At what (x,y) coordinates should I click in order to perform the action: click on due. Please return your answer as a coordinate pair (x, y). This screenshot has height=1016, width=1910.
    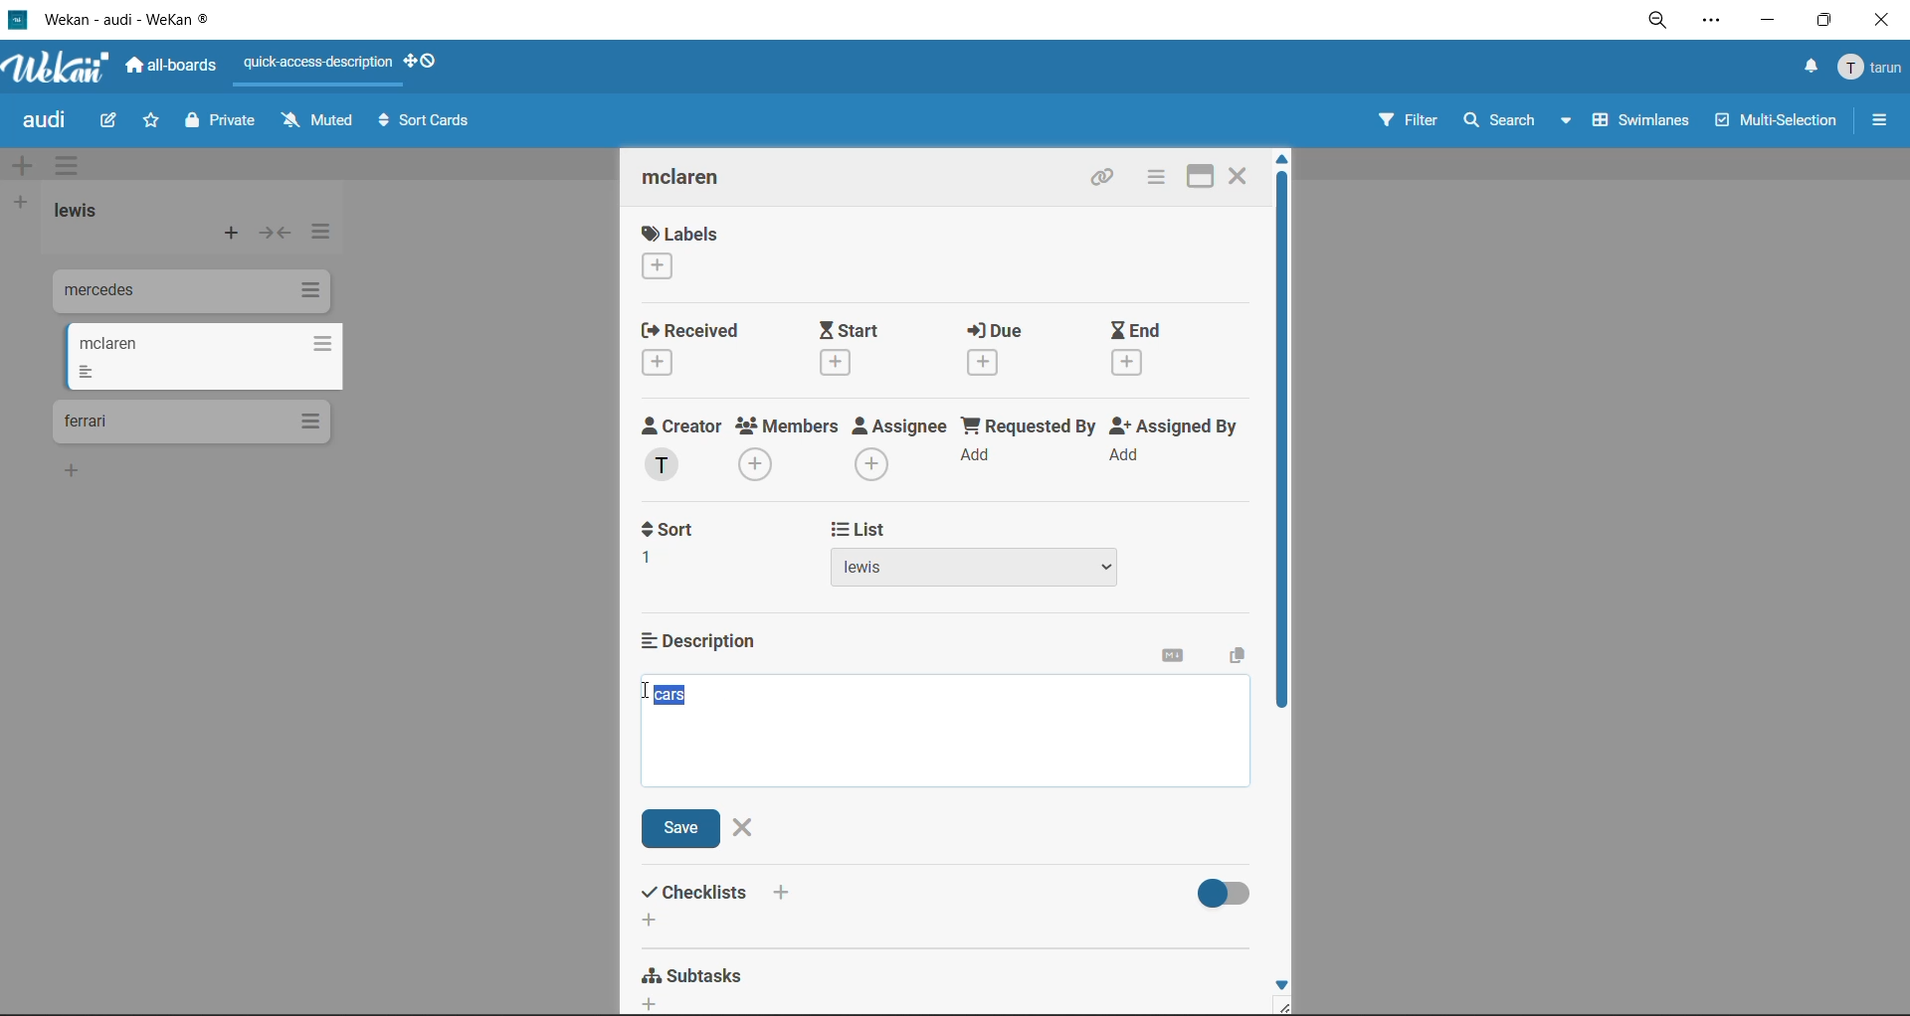
    Looking at the image, I should click on (1014, 348).